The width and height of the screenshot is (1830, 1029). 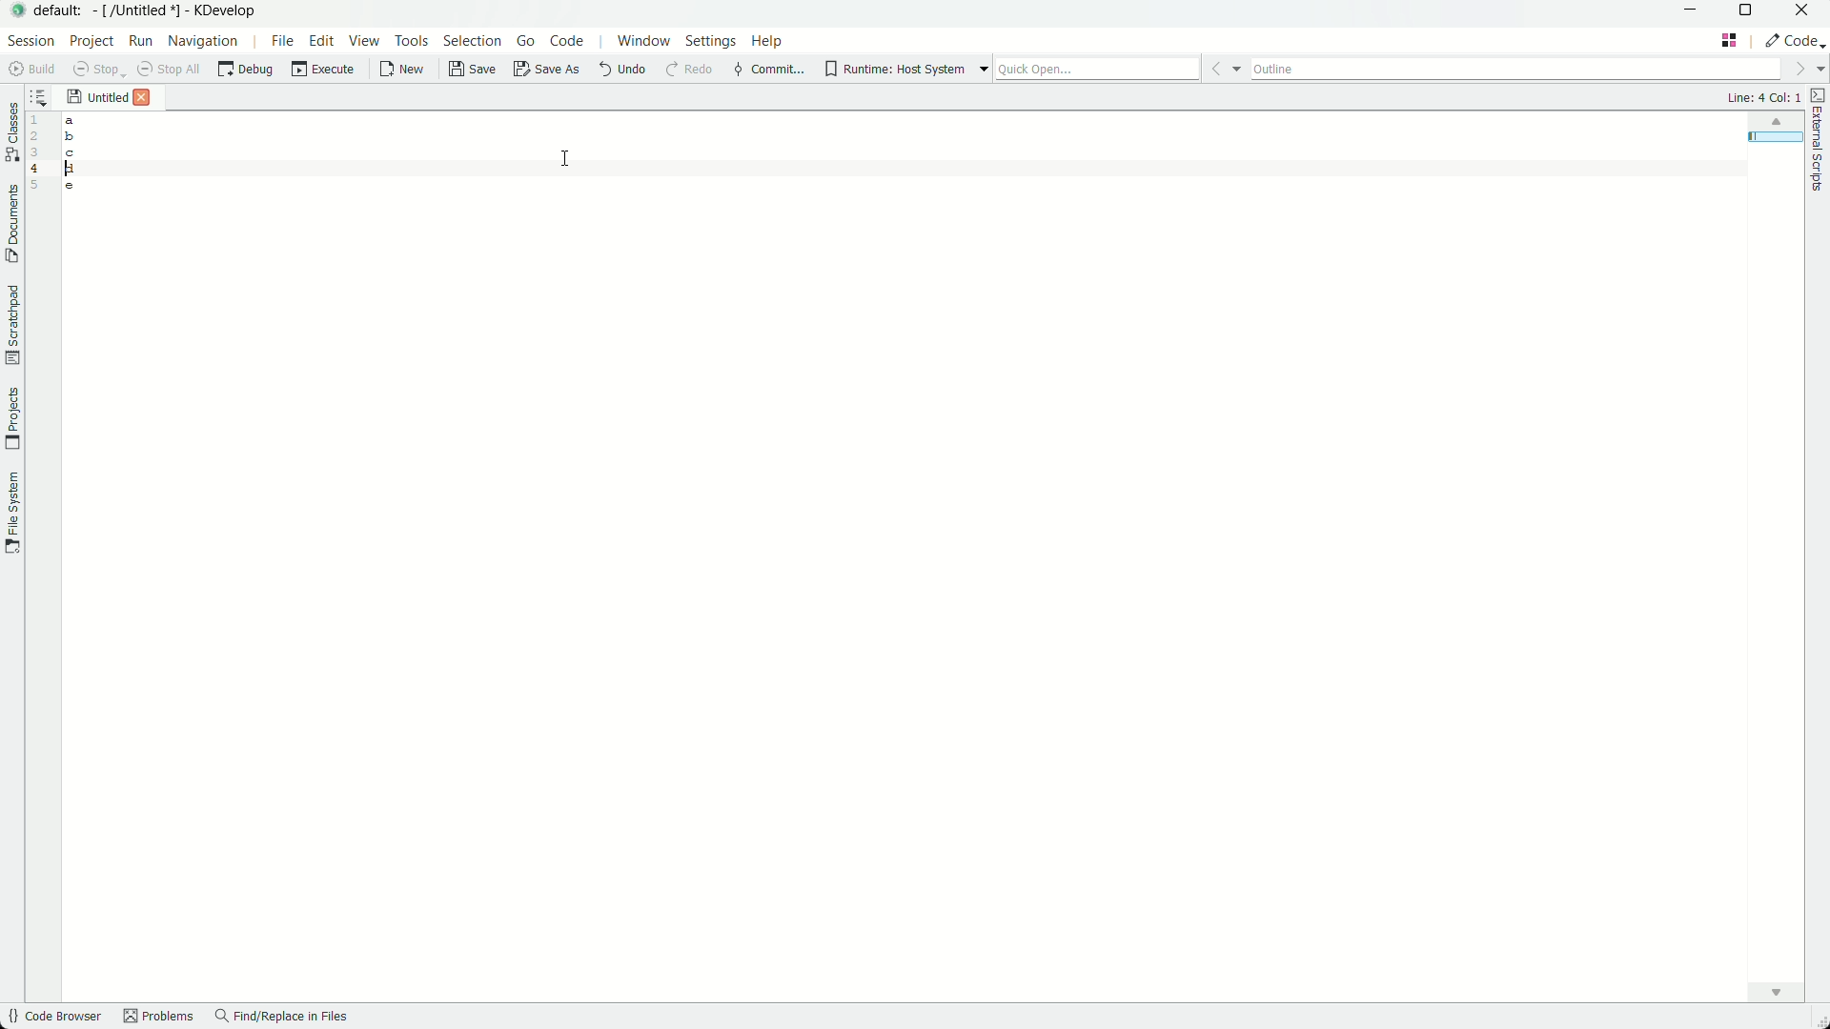 What do you see at coordinates (325, 71) in the screenshot?
I see `execute` at bounding box center [325, 71].